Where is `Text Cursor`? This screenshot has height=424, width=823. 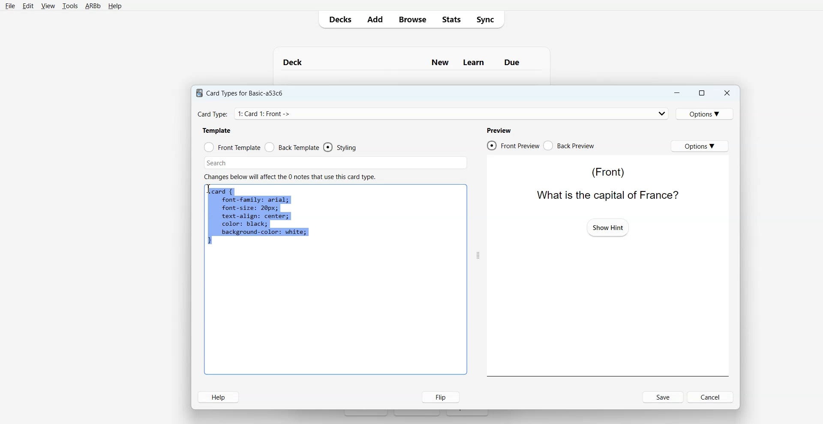 Text Cursor is located at coordinates (210, 190).